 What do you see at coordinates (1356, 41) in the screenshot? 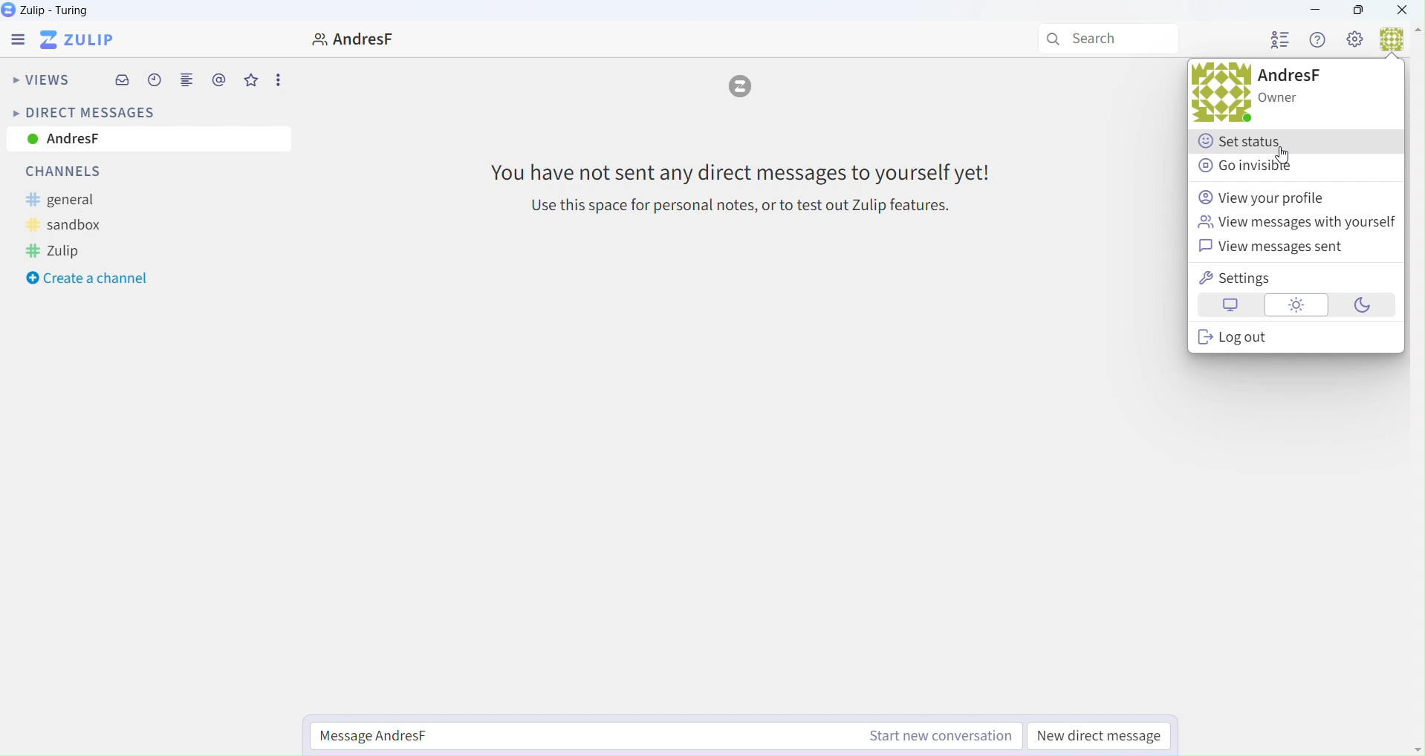
I see `Settings` at bounding box center [1356, 41].